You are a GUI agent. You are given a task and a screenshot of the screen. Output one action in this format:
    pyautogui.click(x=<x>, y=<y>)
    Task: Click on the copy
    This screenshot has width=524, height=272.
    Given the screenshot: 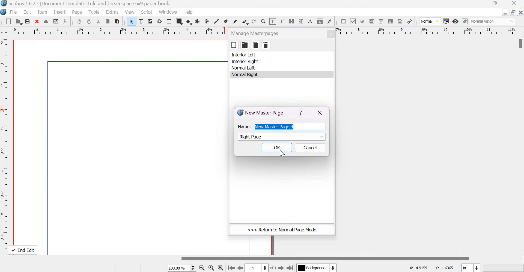 What is the action you would take?
    pyautogui.click(x=108, y=22)
    